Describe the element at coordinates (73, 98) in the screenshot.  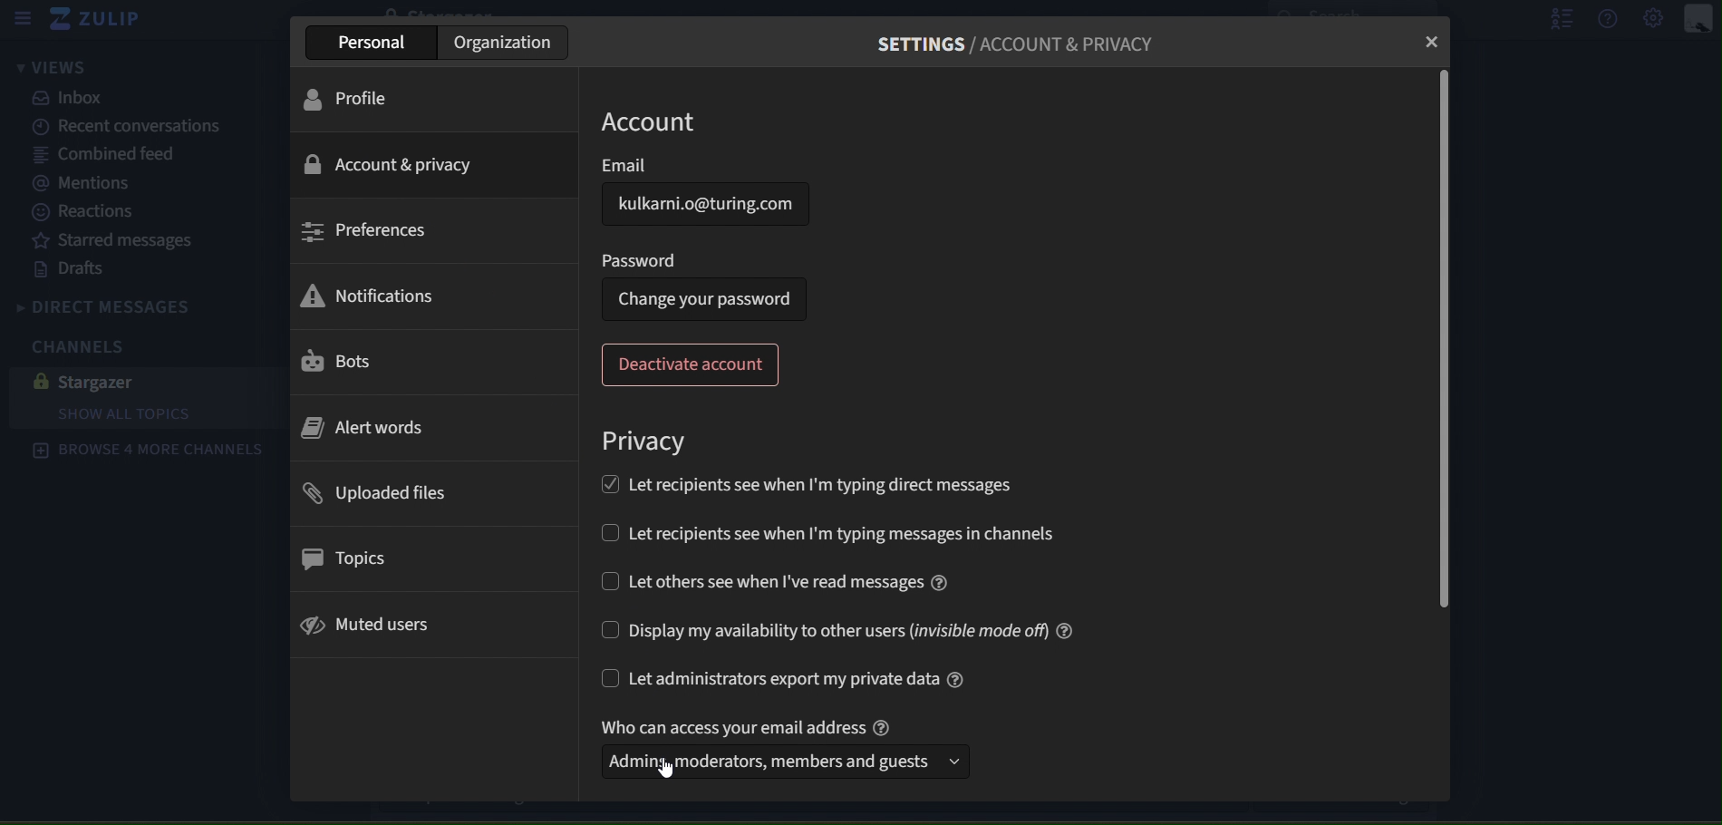
I see `inbox` at that location.